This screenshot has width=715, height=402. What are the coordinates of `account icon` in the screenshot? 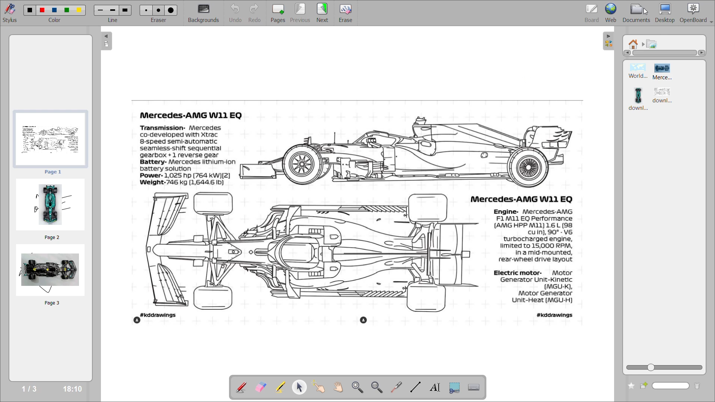 It's located at (137, 320).